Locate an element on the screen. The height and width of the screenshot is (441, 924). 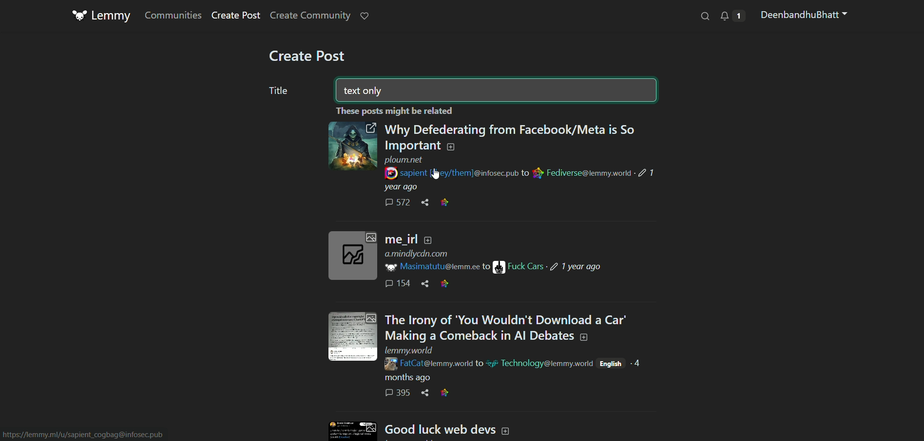
Emoji is located at coordinates (491, 363).